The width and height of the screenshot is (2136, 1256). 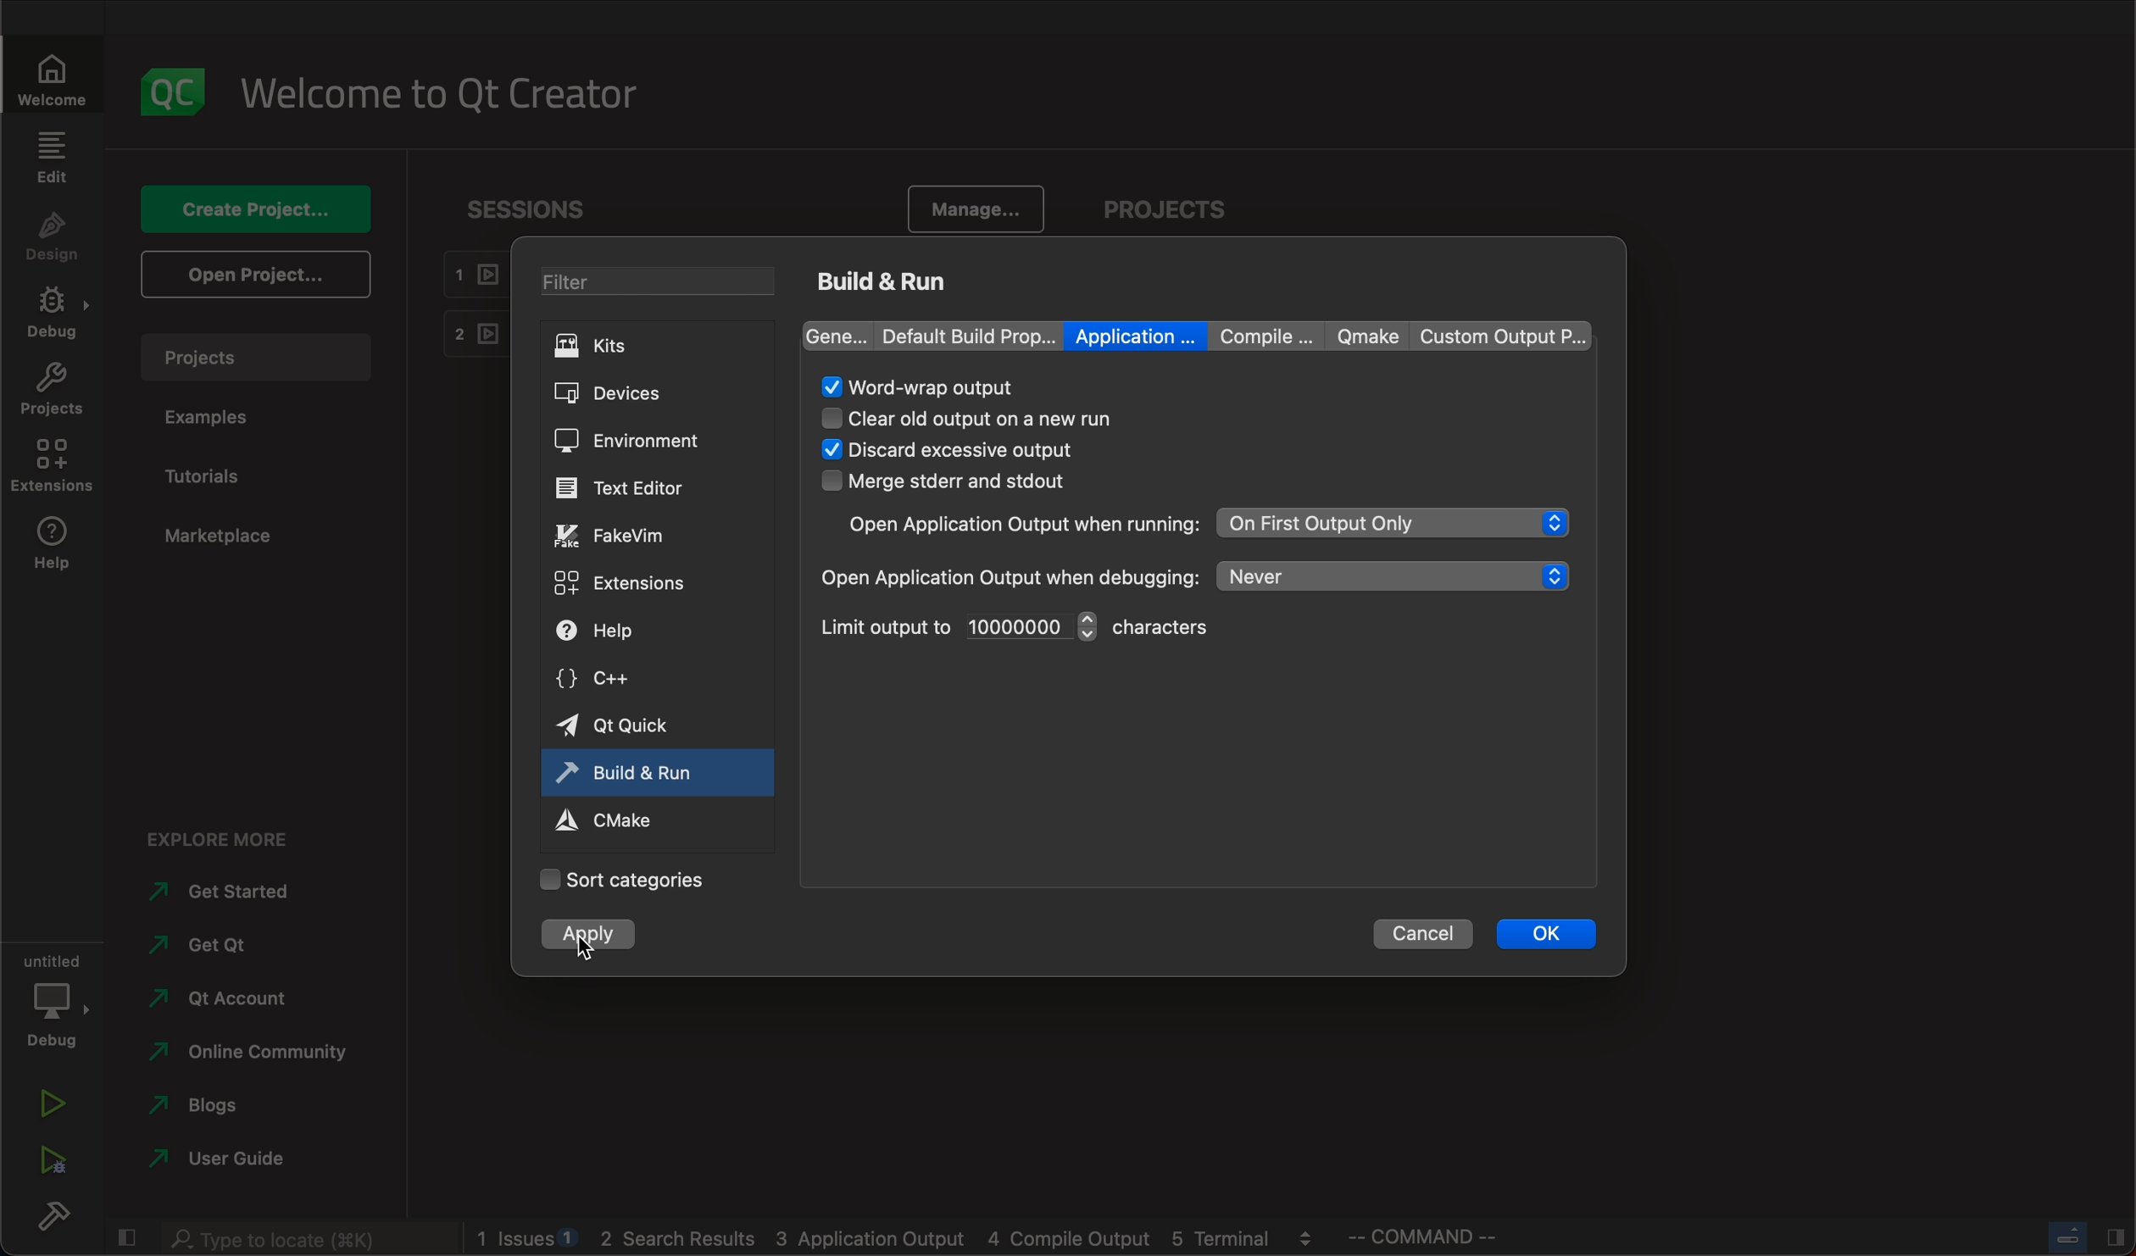 I want to click on started, so click(x=230, y=892).